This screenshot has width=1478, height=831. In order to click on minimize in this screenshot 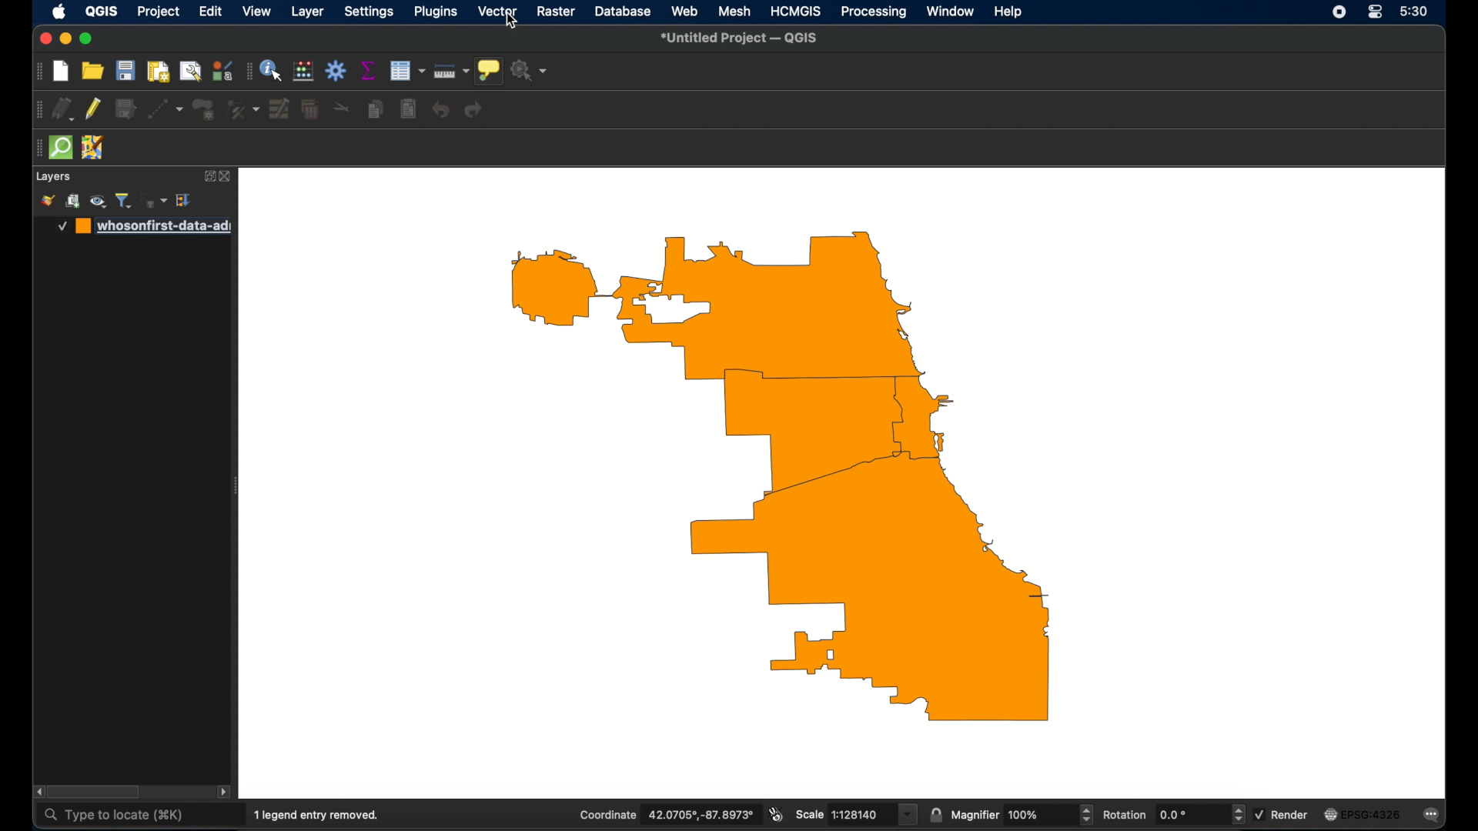, I will do `click(66, 38)`.